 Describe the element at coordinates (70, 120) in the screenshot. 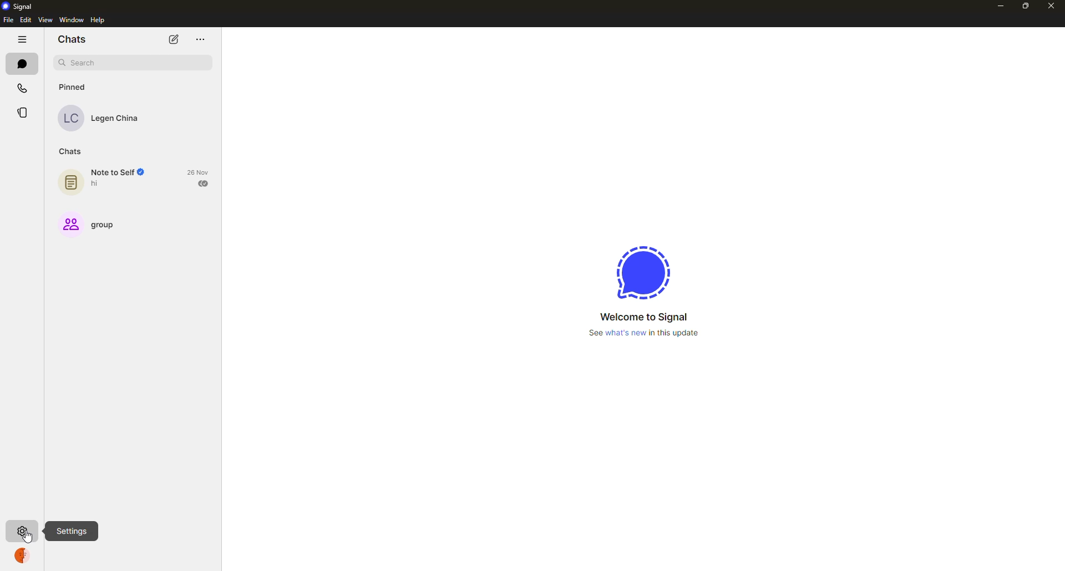

I see `LC` at that location.